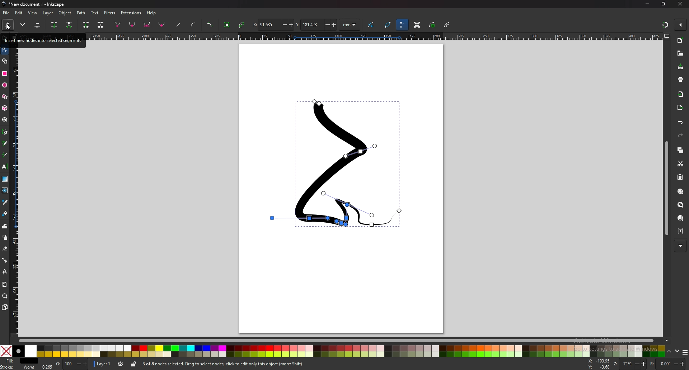 This screenshot has width=689, height=370. I want to click on calligraphy, so click(5, 155).